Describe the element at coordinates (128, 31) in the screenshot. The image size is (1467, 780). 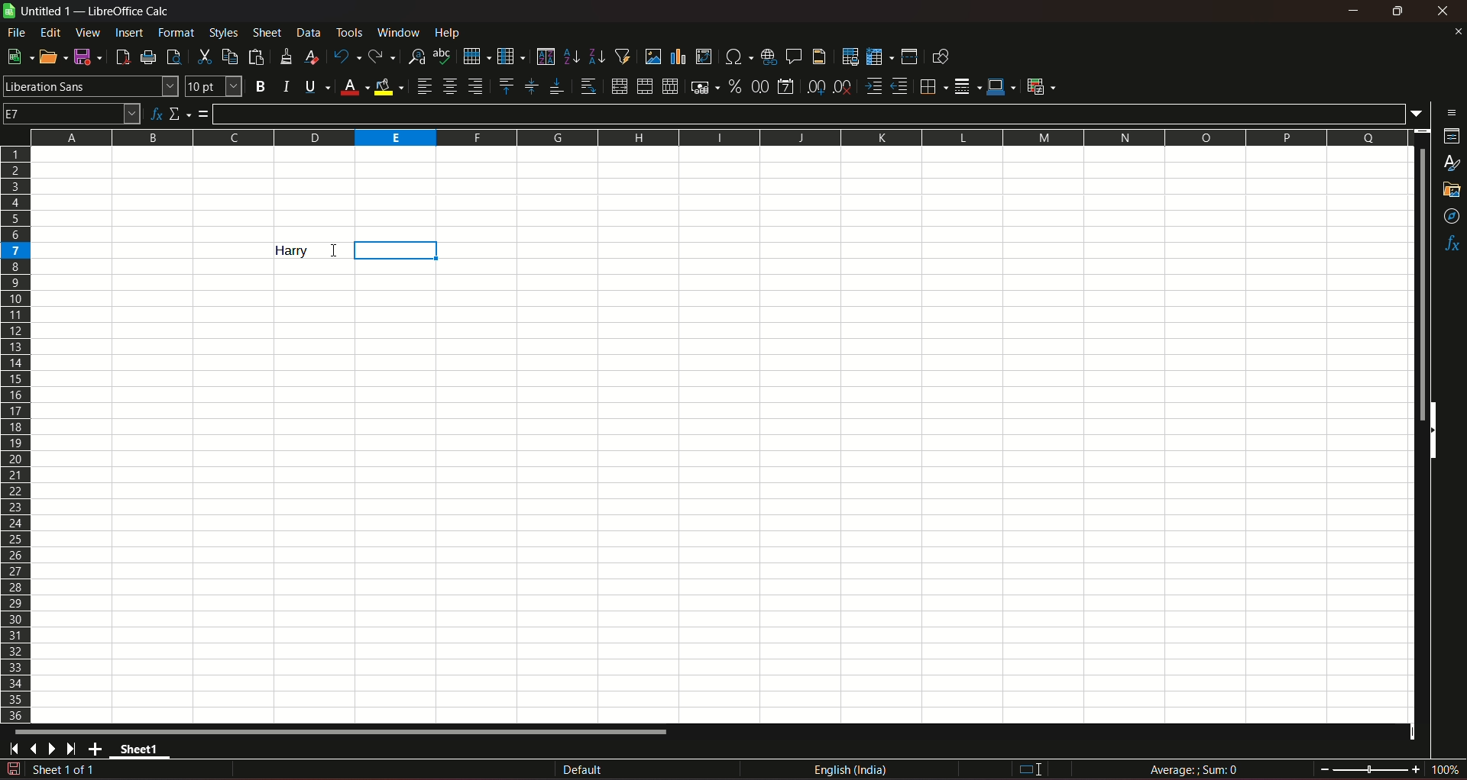
I see `insert` at that location.